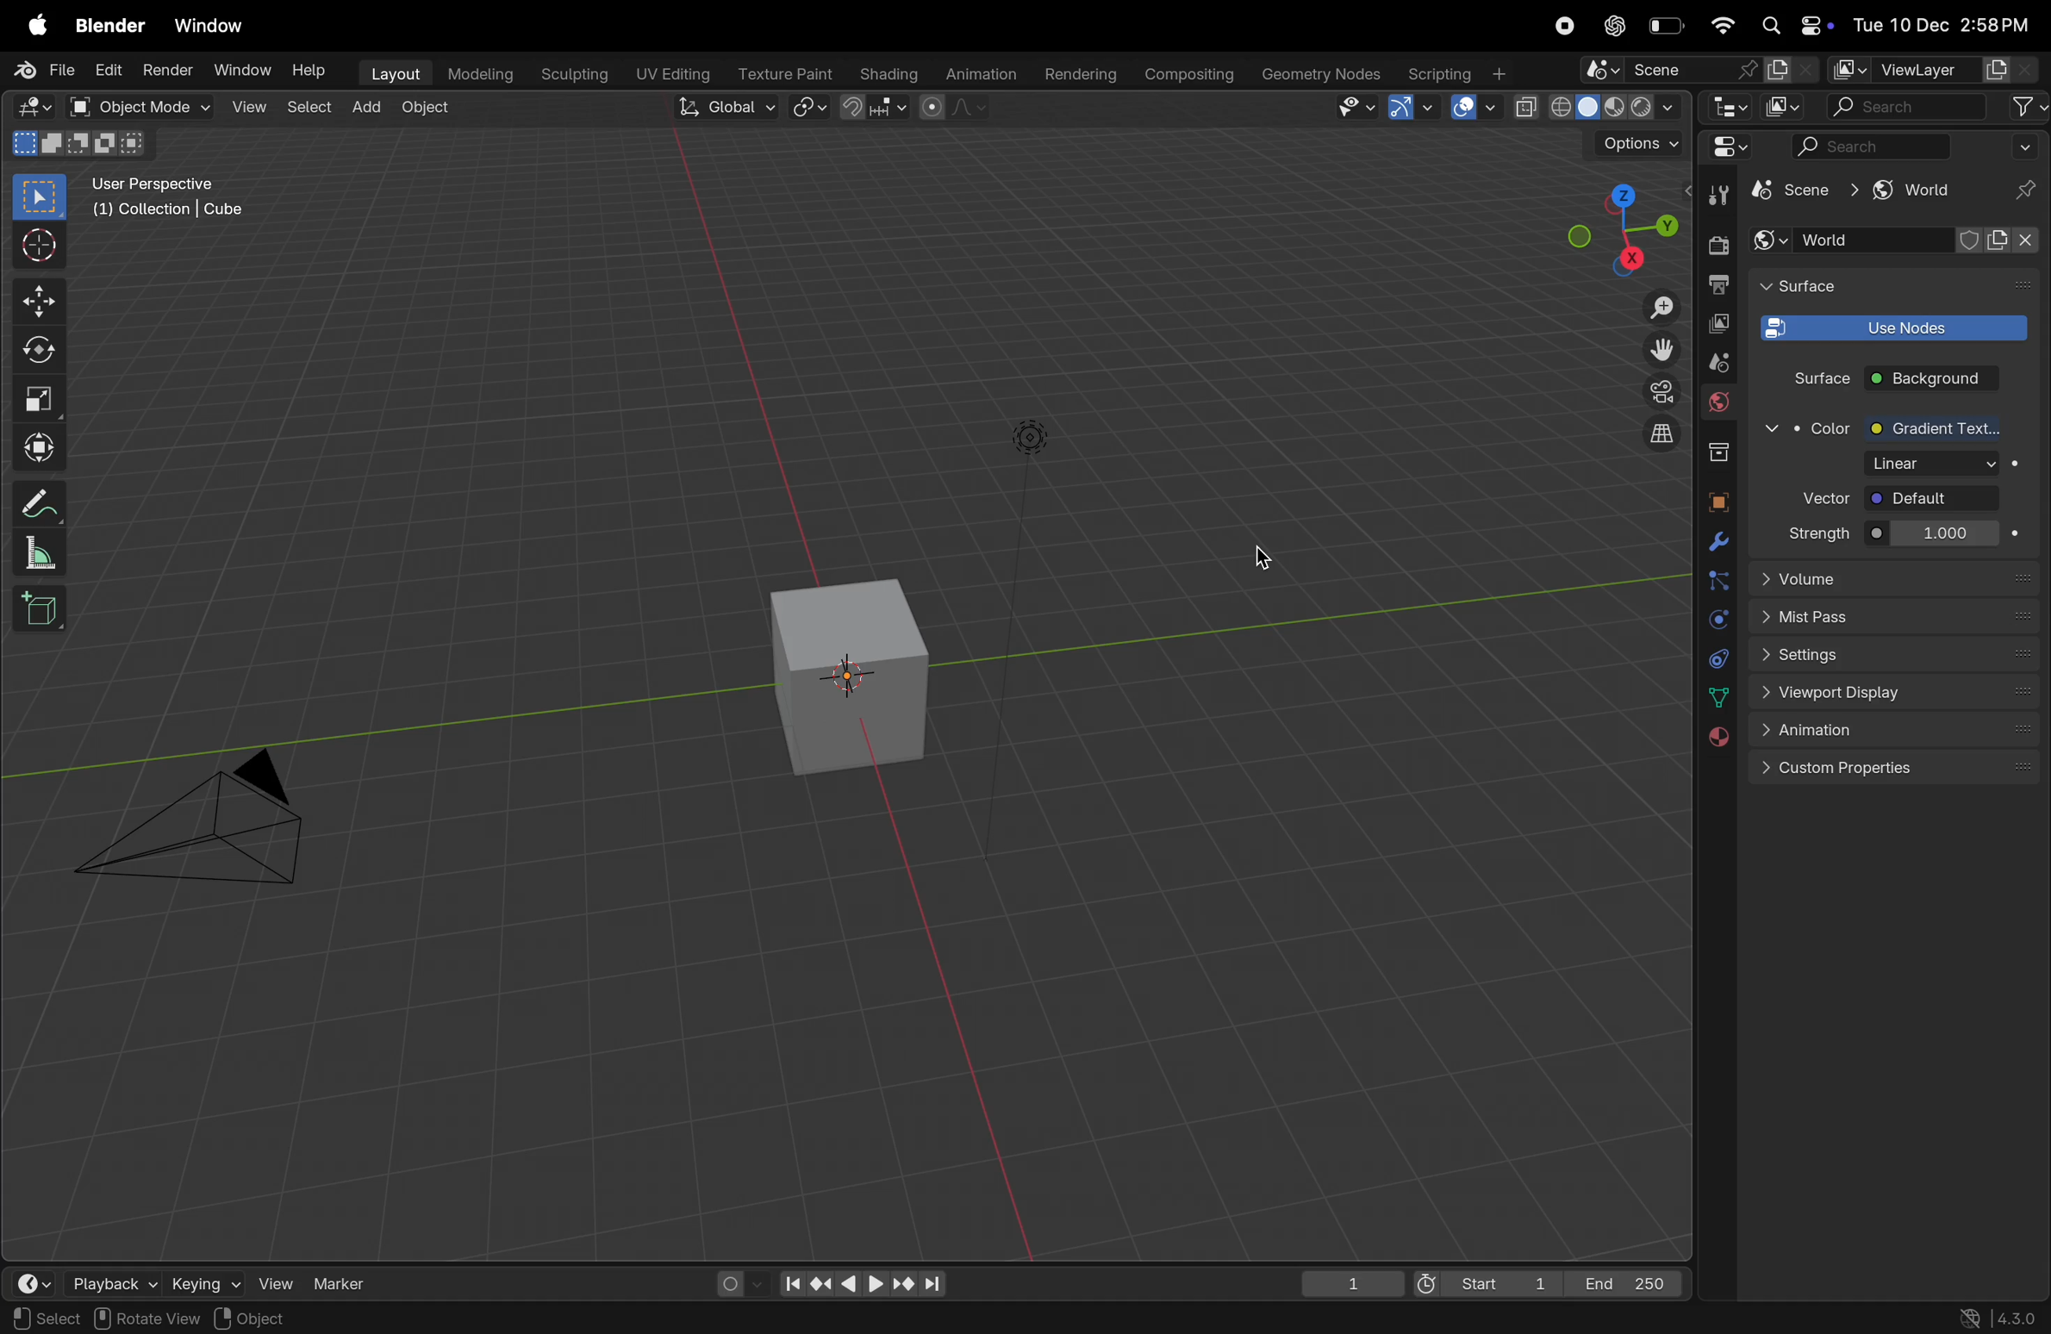 Image resolution: width=2051 pixels, height=1334 pixels. What do you see at coordinates (46, 609) in the screenshot?
I see `add cube` at bounding box center [46, 609].